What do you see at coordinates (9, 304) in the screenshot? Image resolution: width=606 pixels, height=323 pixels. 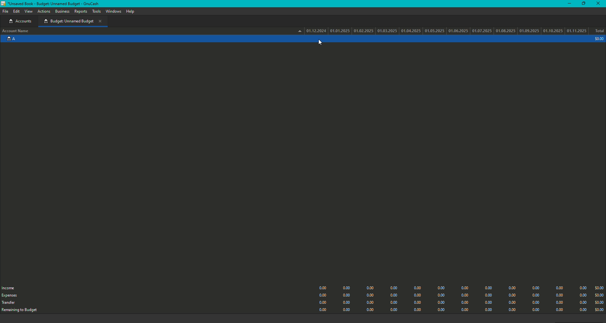 I see `Transfer` at bounding box center [9, 304].